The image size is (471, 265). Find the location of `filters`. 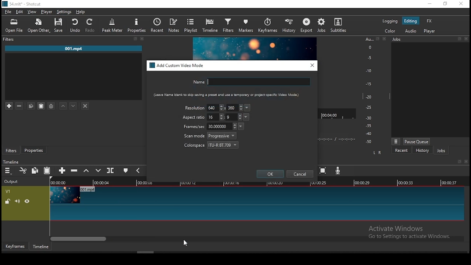

filters is located at coordinates (11, 151).